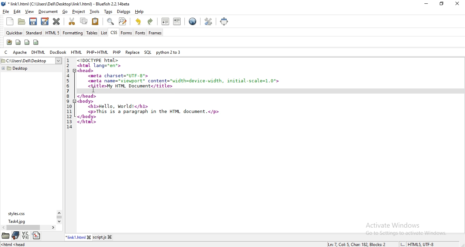 This screenshot has width=465, height=247. Describe the element at coordinates (97, 52) in the screenshot. I see `php + html` at that location.